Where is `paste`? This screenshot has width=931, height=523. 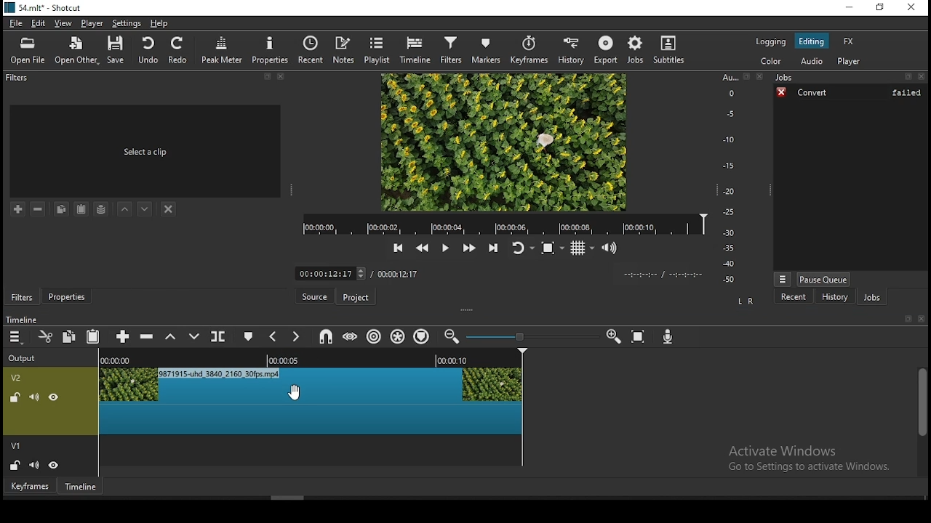
paste is located at coordinates (95, 334).